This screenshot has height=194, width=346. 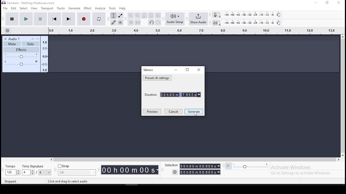 I want to click on Audio tracker, so click(x=45, y=54).